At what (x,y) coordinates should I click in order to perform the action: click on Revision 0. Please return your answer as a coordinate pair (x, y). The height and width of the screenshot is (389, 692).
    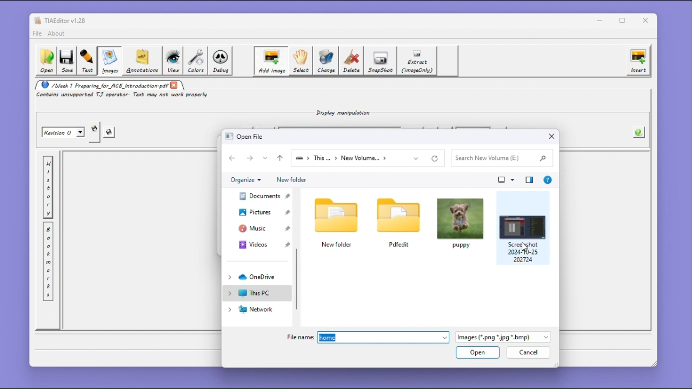
    Looking at the image, I should click on (64, 132).